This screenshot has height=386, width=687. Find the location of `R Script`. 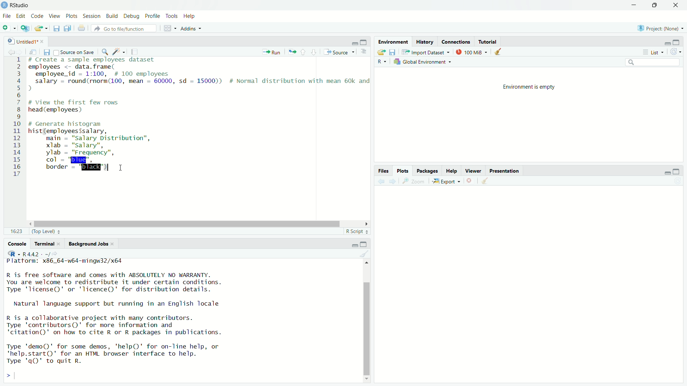

R Script is located at coordinates (358, 232).